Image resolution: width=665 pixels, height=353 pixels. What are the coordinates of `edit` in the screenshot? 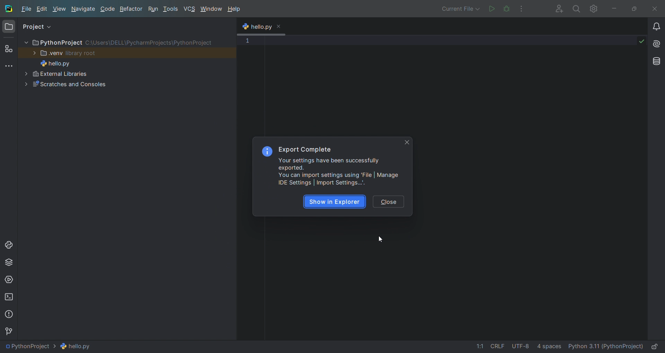 It's located at (43, 10).